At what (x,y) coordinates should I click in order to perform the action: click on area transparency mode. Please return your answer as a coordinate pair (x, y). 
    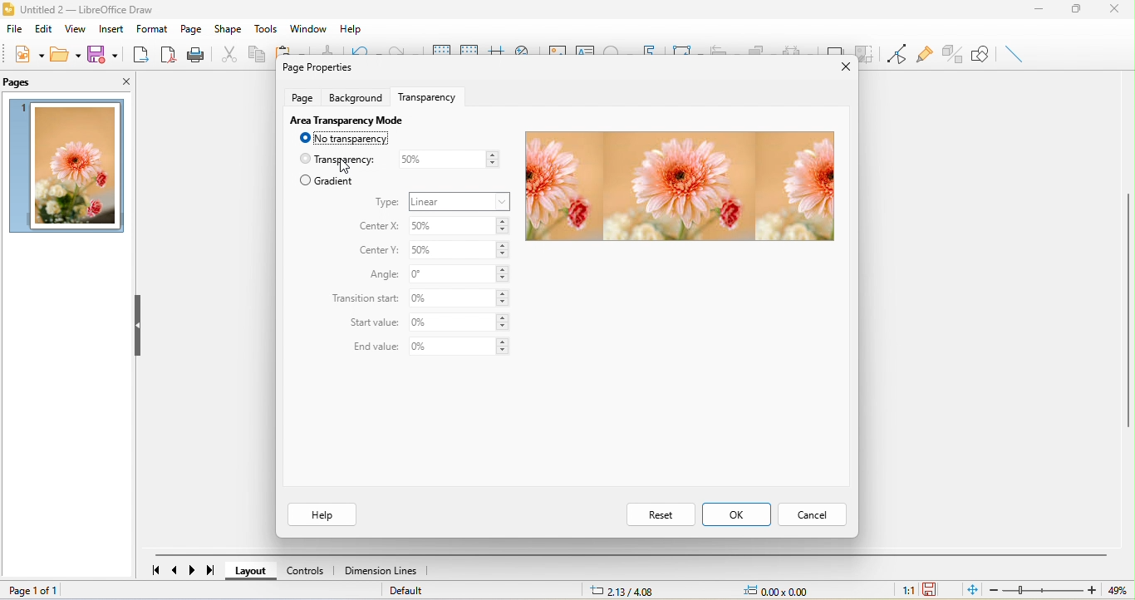
    Looking at the image, I should click on (345, 119).